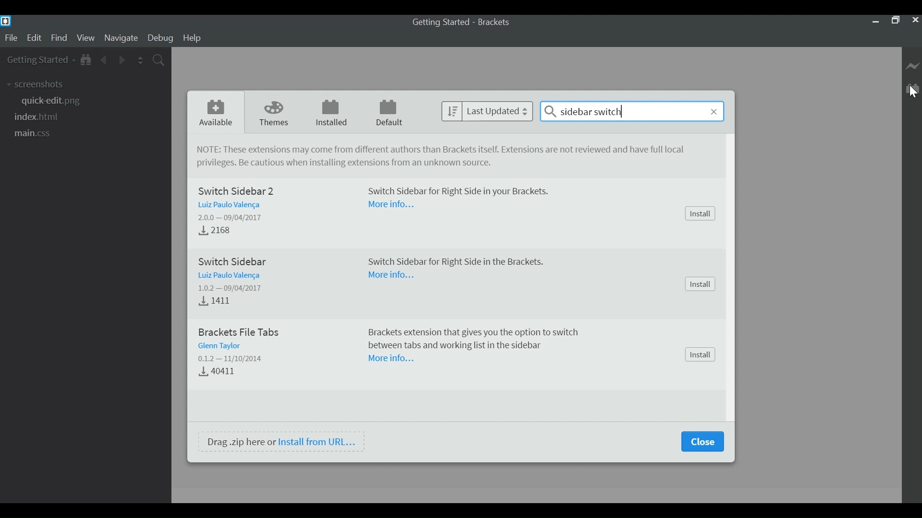  I want to click on Manager Extension, so click(911, 88).